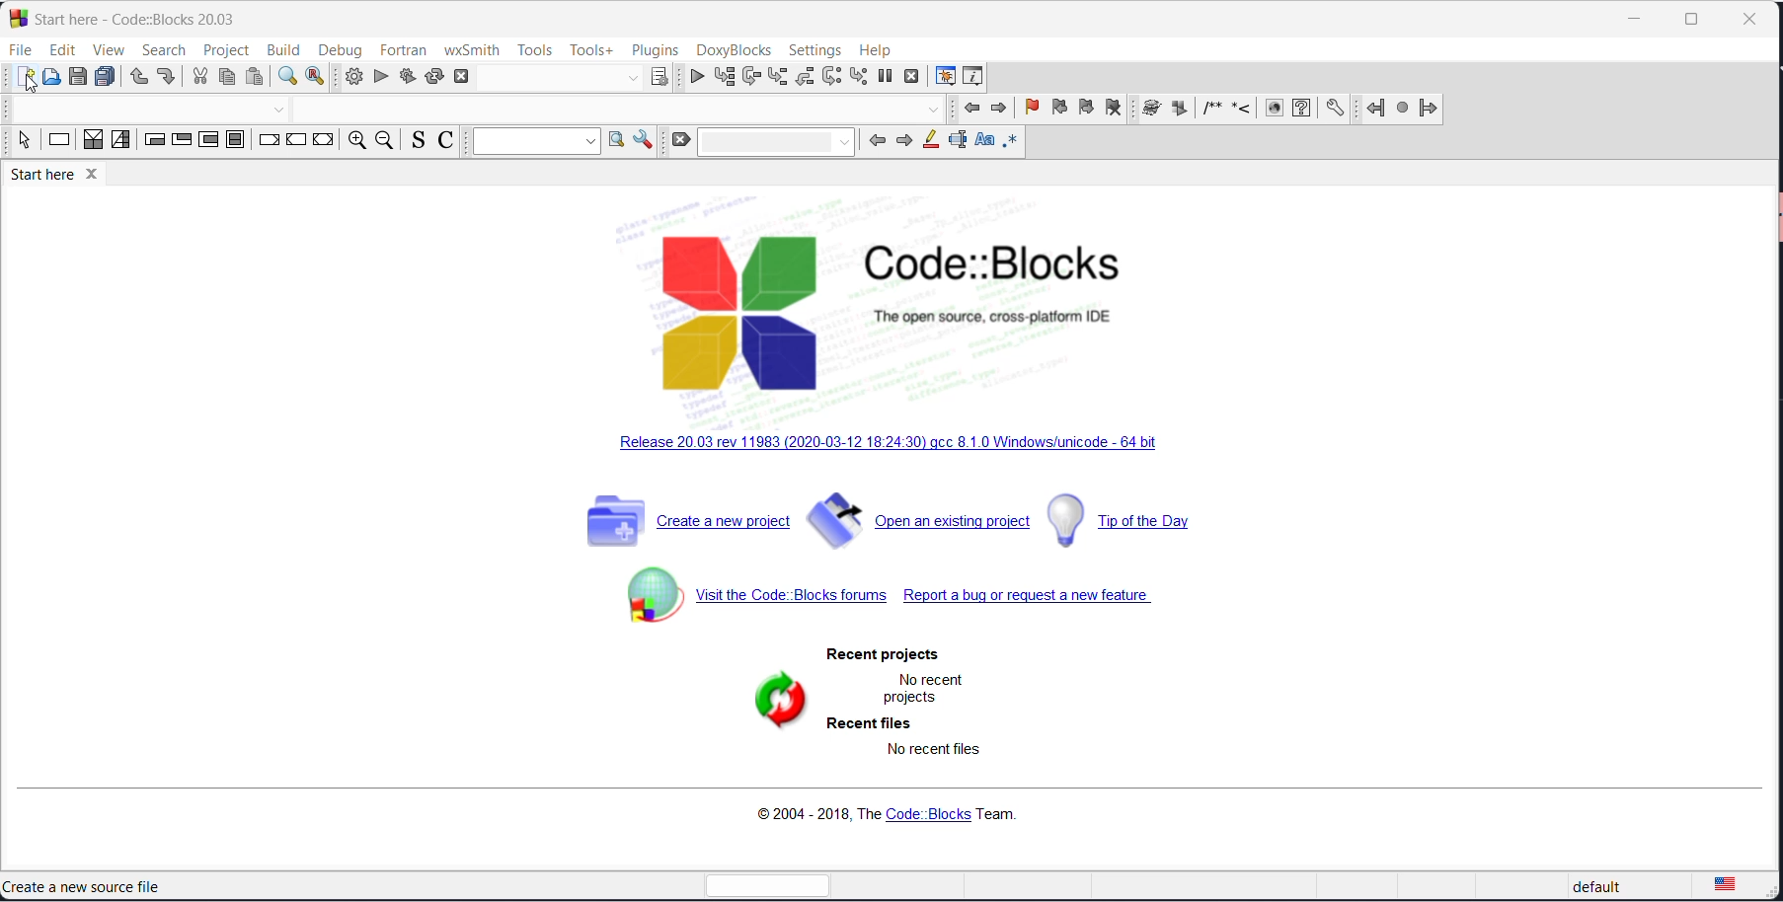  What do you see at coordinates (230, 77) in the screenshot?
I see `copy` at bounding box center [230, 77].